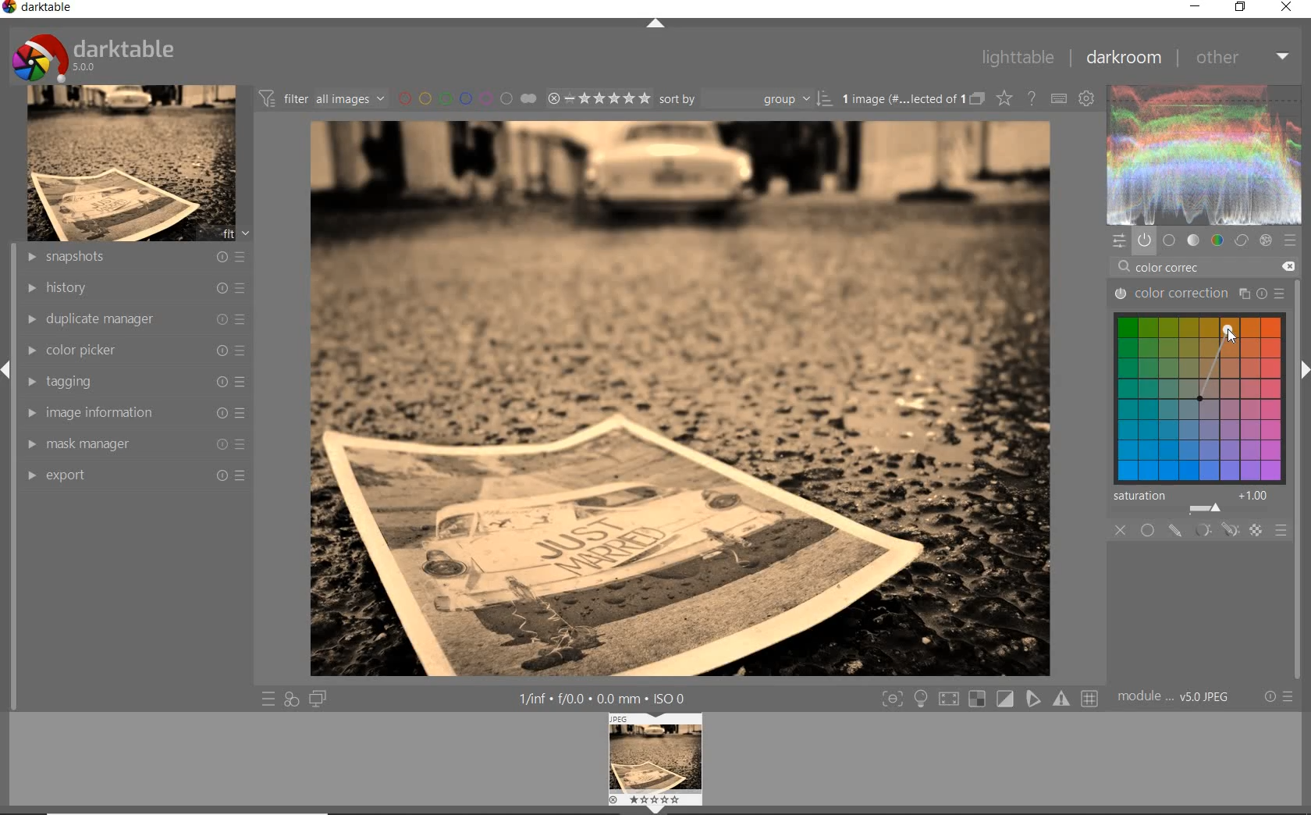  What do you see at coordinates (135, 288) in the screenshot?
I see `history` at bounding box center [135, 288].